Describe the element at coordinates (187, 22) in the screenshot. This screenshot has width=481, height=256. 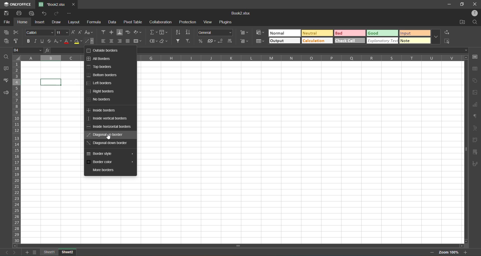
I see `protection` at that location.